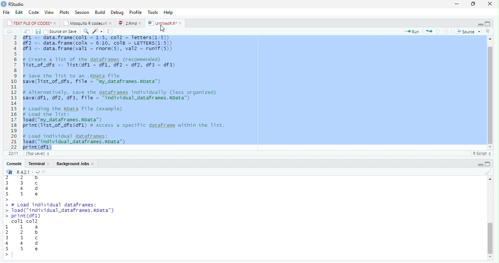  Describe the element at coordinates (412, 31) in the screenshot. I see `Run current line` at that location.